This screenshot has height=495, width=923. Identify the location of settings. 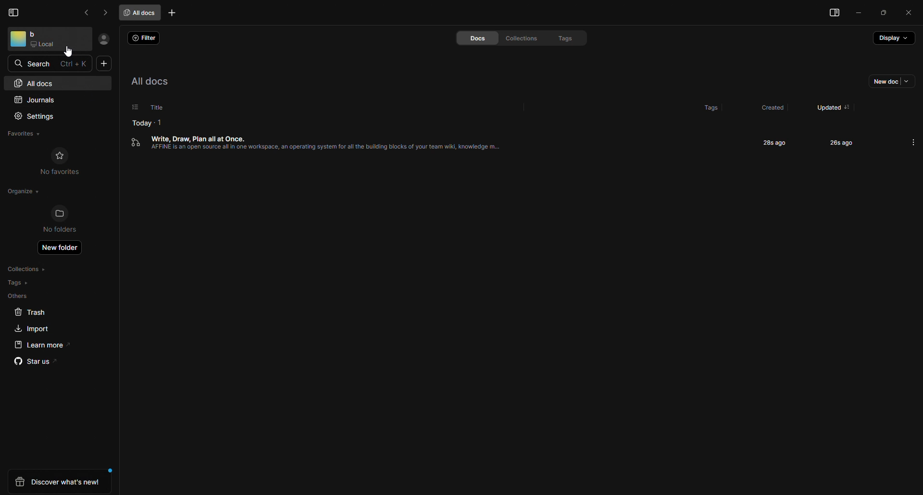
(37, 115).